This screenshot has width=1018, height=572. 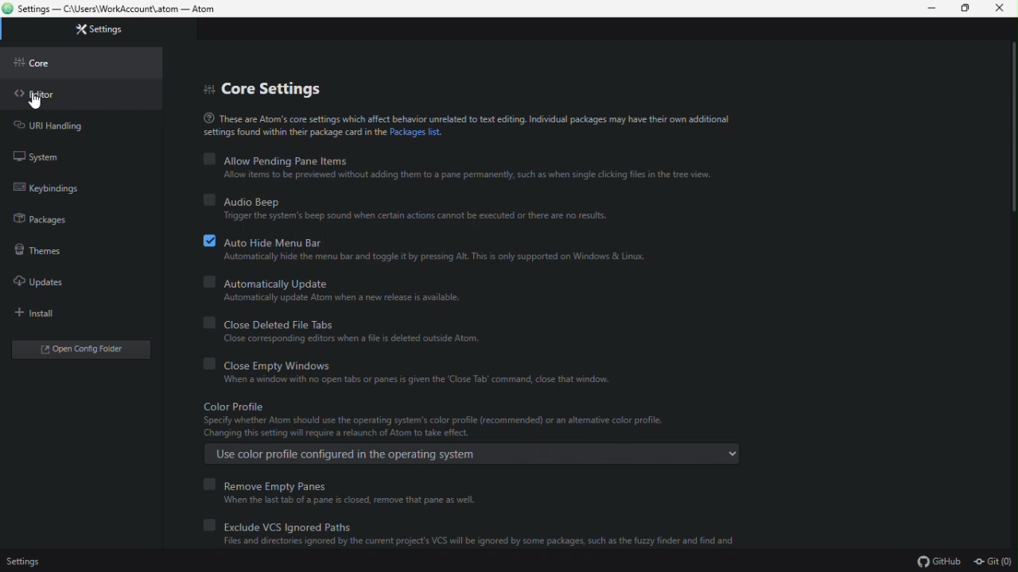 What do you see at coordinates (456, 323) in the screenshot?
I see `close deleted files tabs` at bounding box center [456, 323].